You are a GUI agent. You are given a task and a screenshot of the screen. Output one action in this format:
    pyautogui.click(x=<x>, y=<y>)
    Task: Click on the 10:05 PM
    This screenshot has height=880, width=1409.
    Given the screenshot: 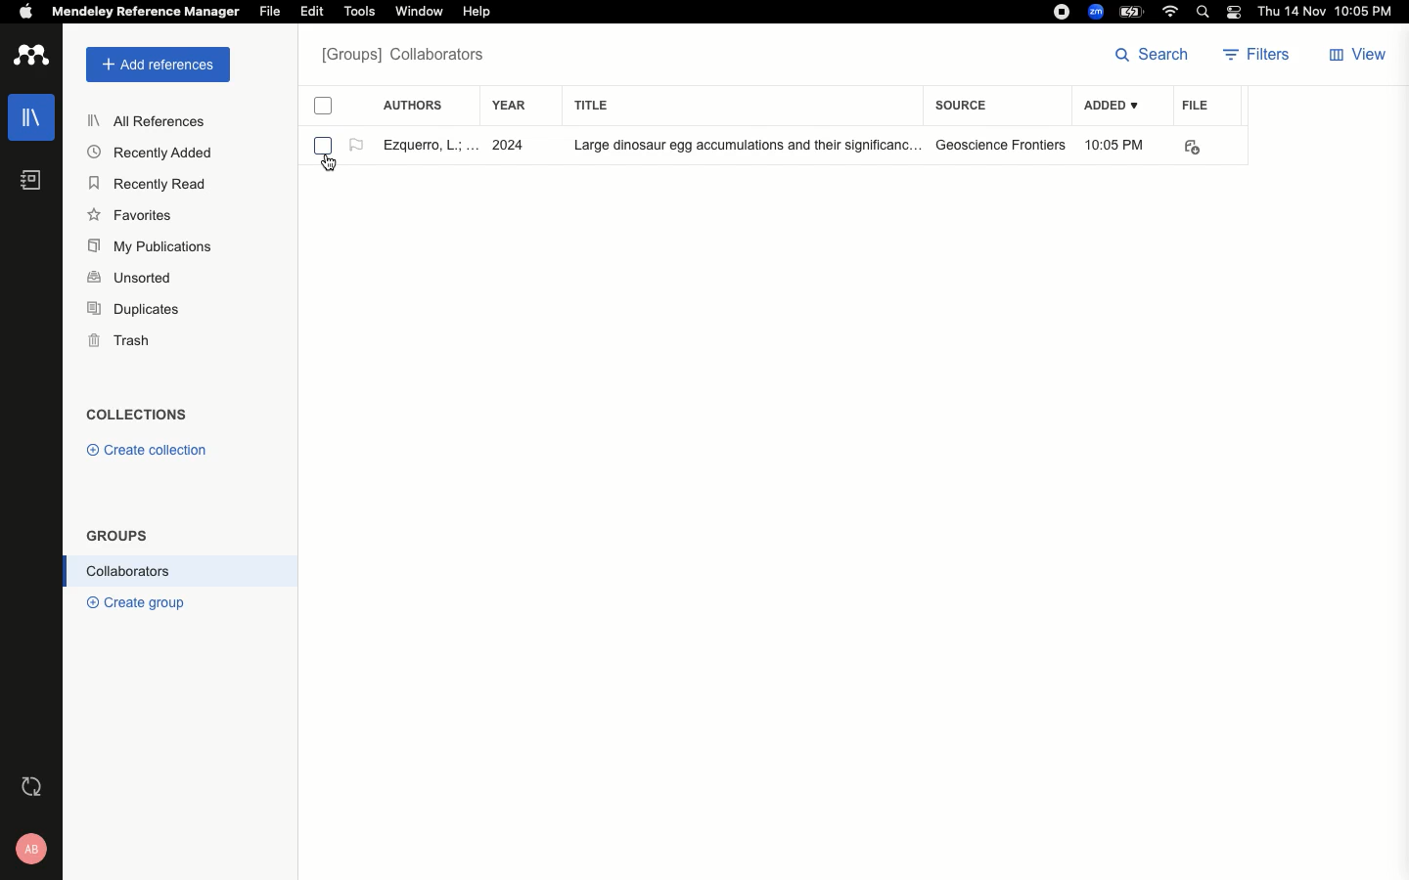 What is the action you would take?
    pyautogui.click(x=1117, y=145)
    